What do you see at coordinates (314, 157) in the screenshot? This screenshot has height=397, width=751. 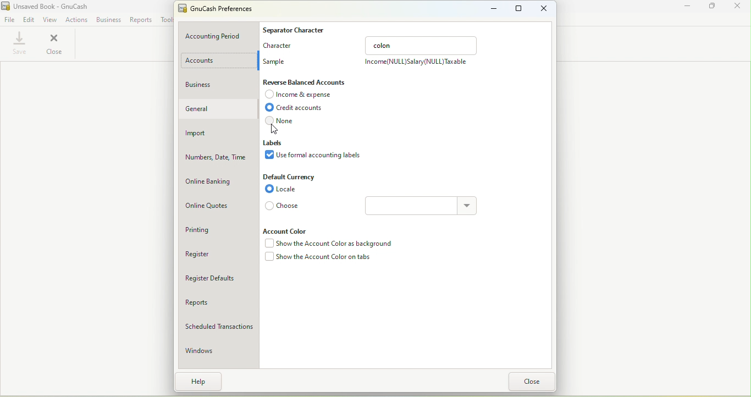 I see `Use formal accounting labels` at bounding box center [314, 157].